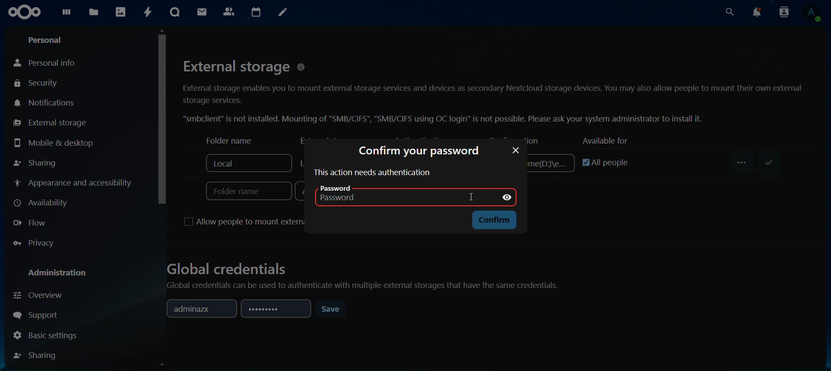 The image size is (831, 371). Describe the element at coordinates (176, 12) in the screenshot. I see `talk` at that location.